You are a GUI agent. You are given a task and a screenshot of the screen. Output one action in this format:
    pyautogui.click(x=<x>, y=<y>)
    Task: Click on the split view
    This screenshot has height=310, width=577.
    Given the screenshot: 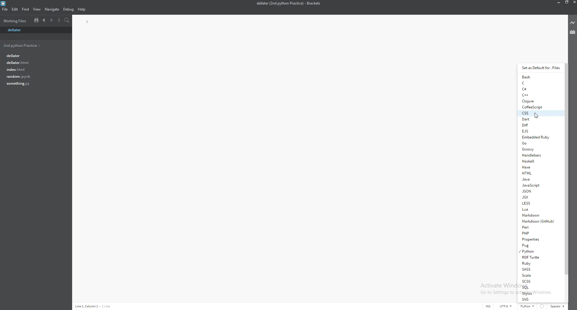 What is the action you would take?
    pyautogui.click(x=59, y=20)
    